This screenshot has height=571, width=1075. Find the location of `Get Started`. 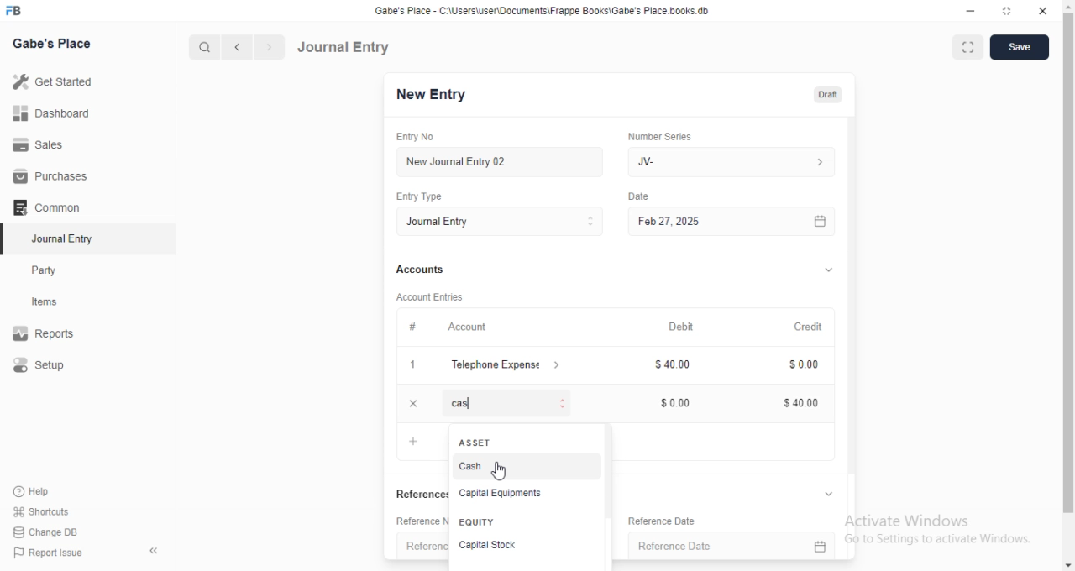

Get Started is located at coordinates (55, 81).